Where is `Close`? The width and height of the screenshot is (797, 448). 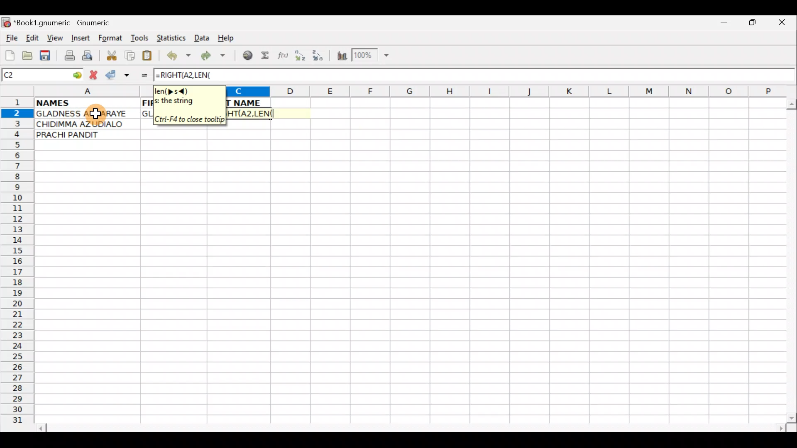
Close is located at coordinates (784, 24).